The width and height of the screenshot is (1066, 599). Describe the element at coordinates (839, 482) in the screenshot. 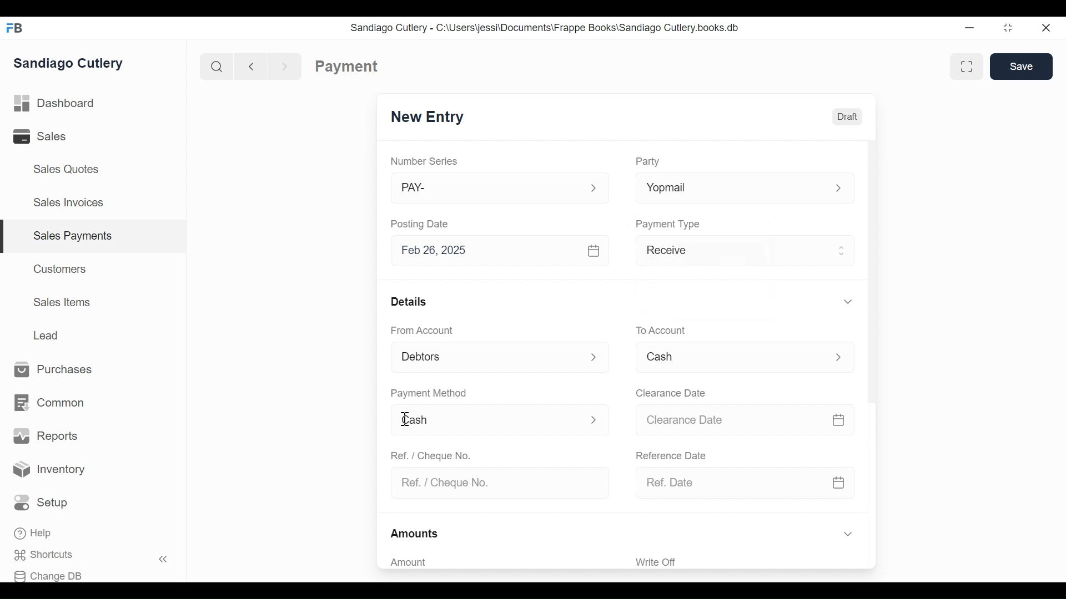

I see `Calendar` at that location.